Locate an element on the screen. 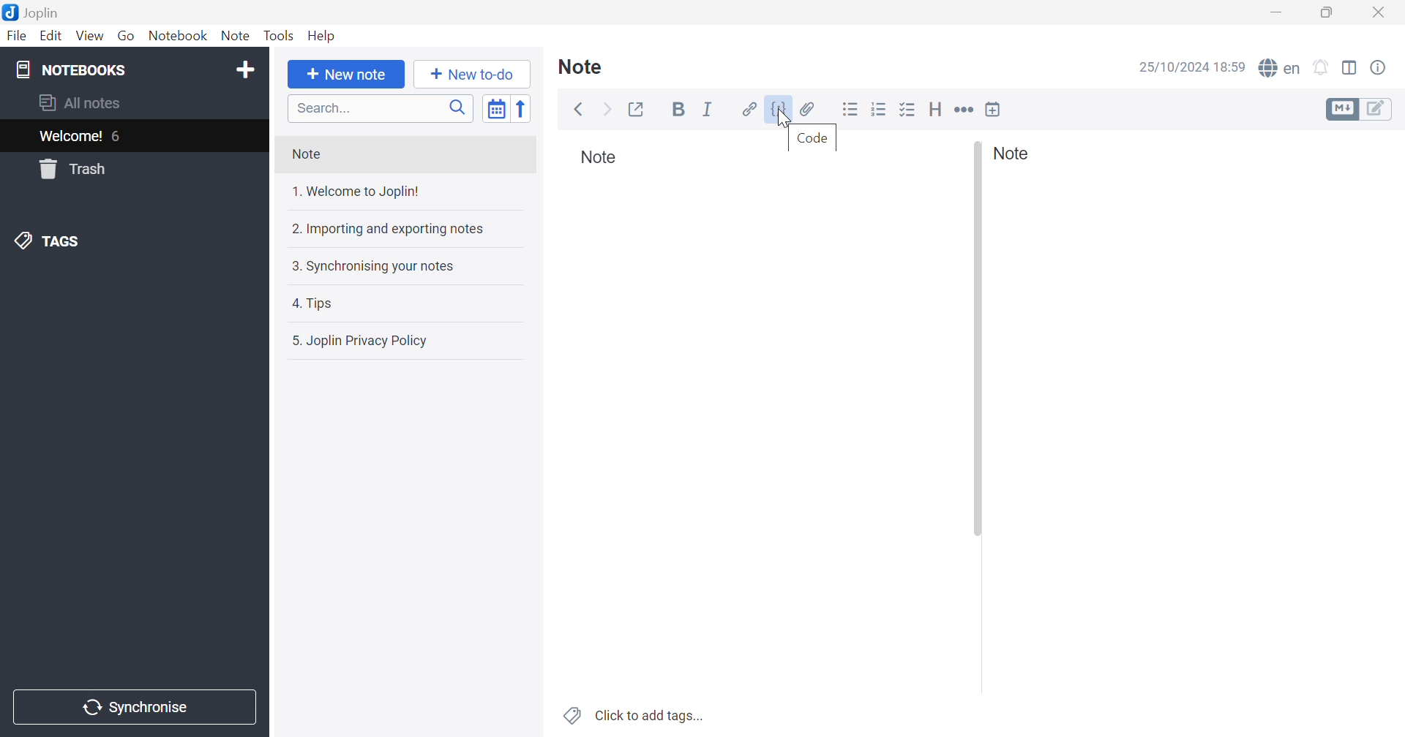  18:59 is located at coordinates (1232, 69).